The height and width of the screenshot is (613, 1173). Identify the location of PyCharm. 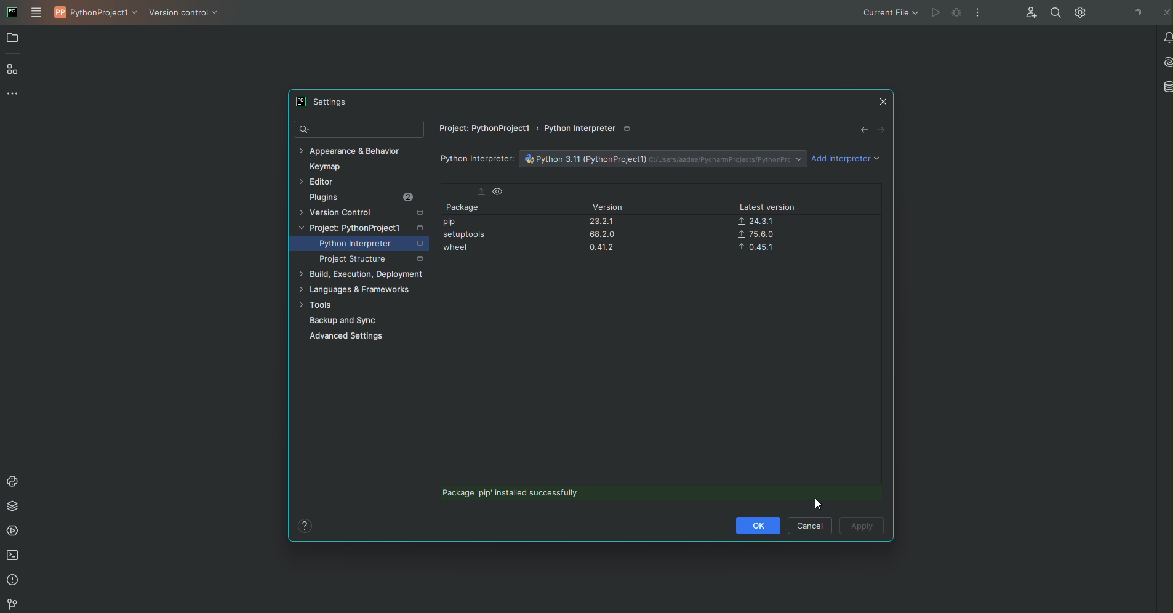
(12, 12).